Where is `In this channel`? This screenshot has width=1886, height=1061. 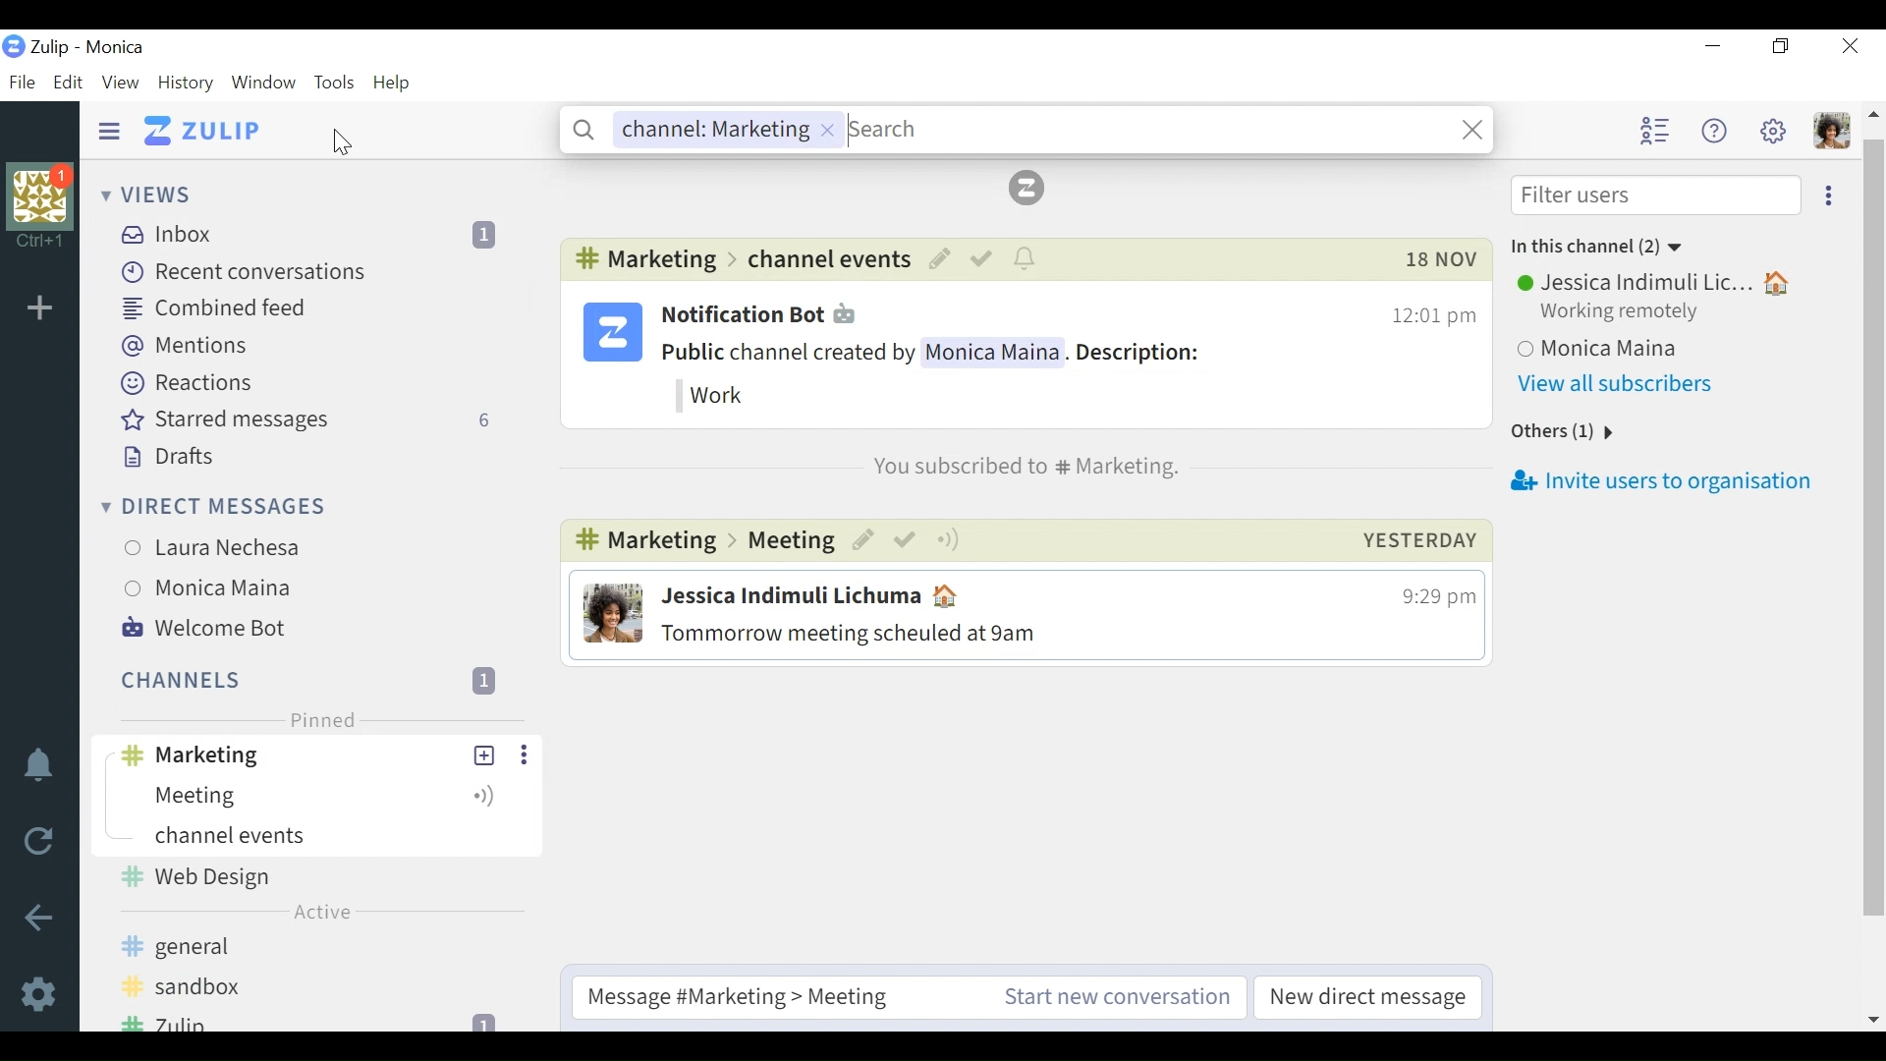
In this channel is located at coordinates (1601, 247).